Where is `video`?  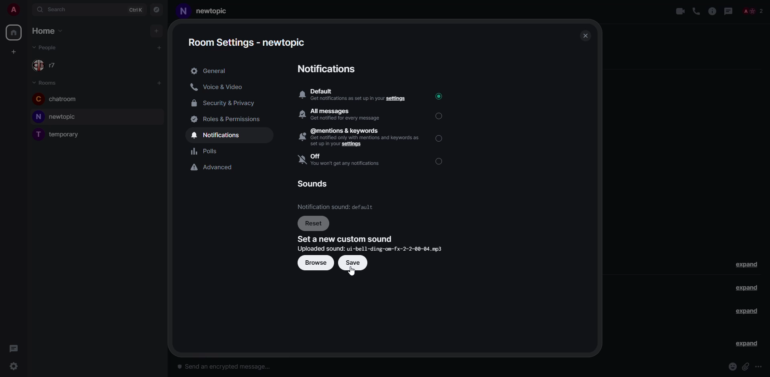
video is located at coordinates (681, 11).